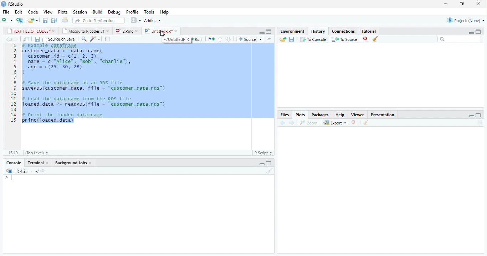 Image resolution: width=487 pixels, height=256 pixels. I want to click on Source, so click(250, 39).